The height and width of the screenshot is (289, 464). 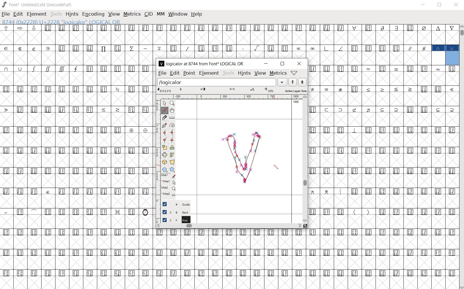 I want to click on Help/Window, so click(x=293, y=73).